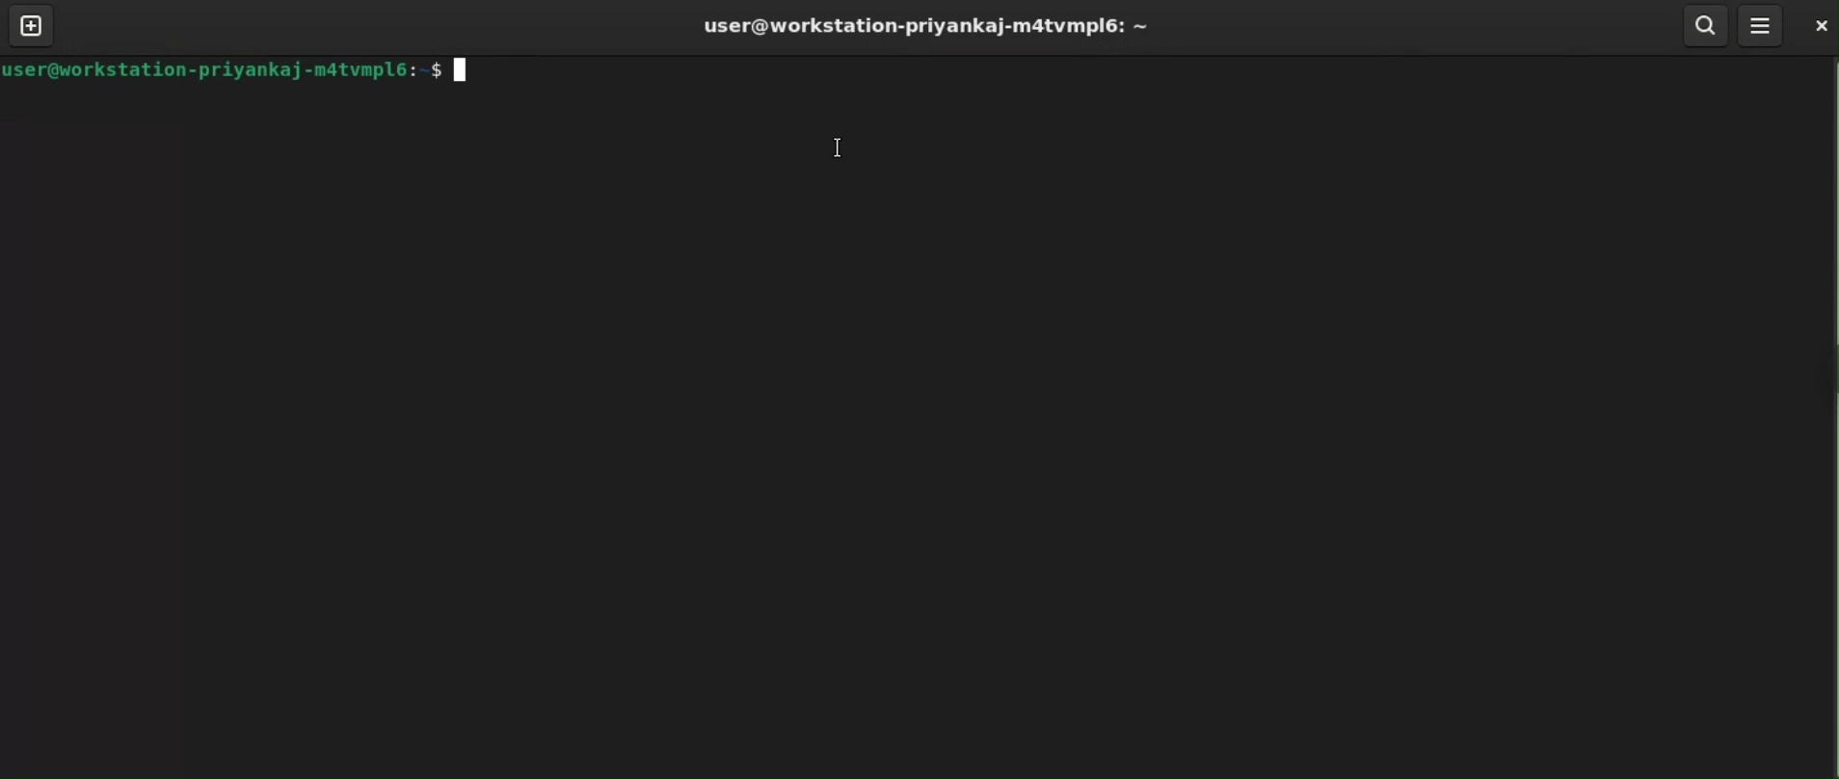 The image size is (1839, 779). I want to click on new tab, so click(32, 24).